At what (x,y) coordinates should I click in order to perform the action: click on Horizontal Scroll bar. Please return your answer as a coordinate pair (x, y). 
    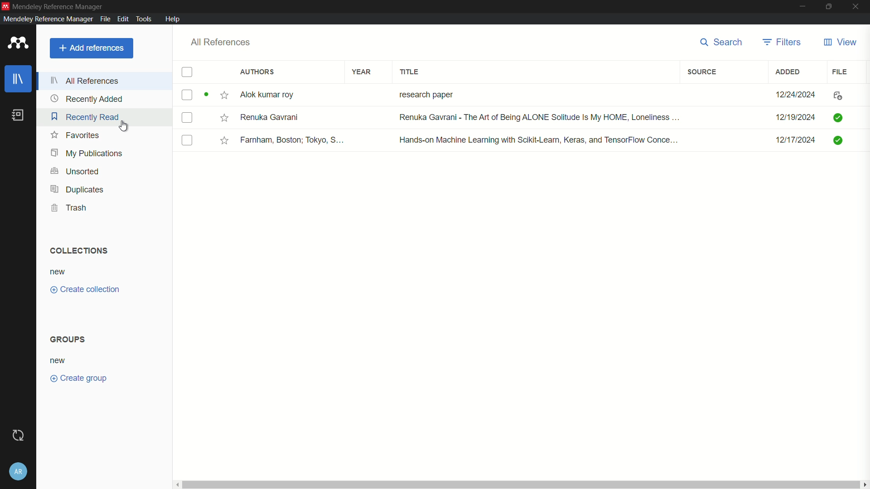
    Looking at the image, I should click on (519, 485).